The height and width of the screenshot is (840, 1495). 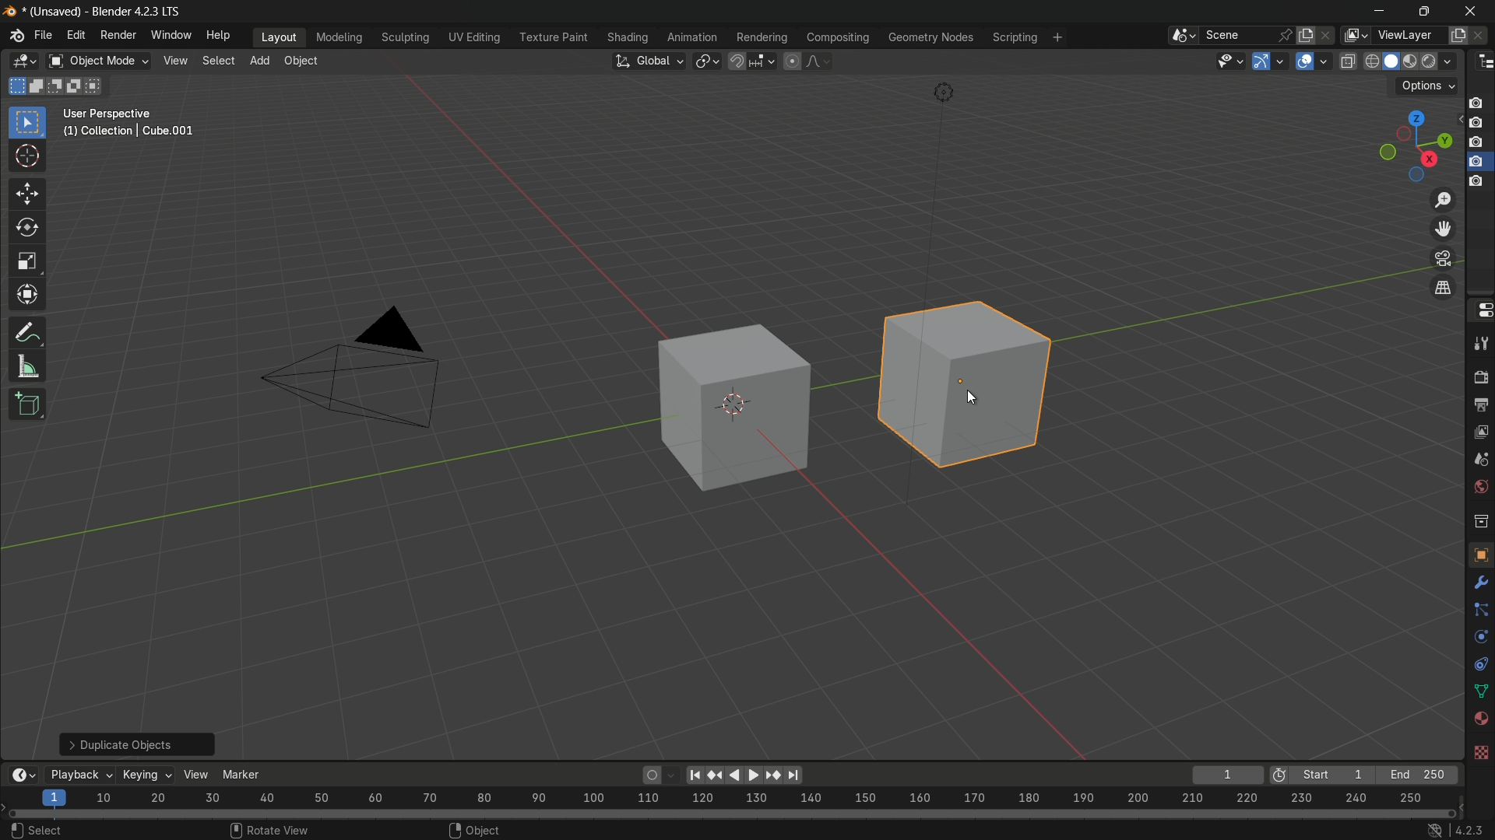 What do you see at coordinates (26, 405) in the screenshot?
I see `add cube` at bounding box center [26, 405].